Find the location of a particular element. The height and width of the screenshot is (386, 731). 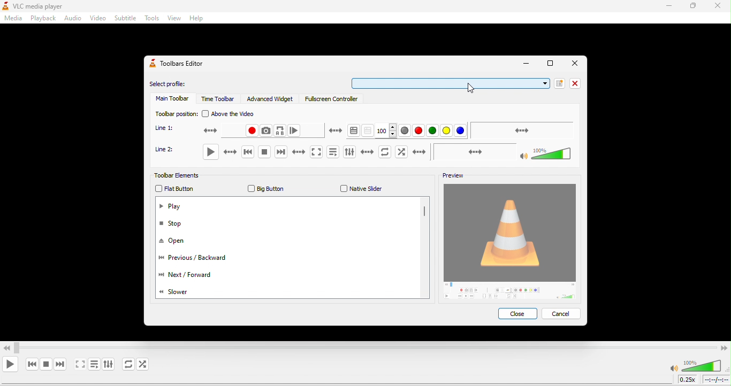

yellow color is located at coordinates (445, 131).